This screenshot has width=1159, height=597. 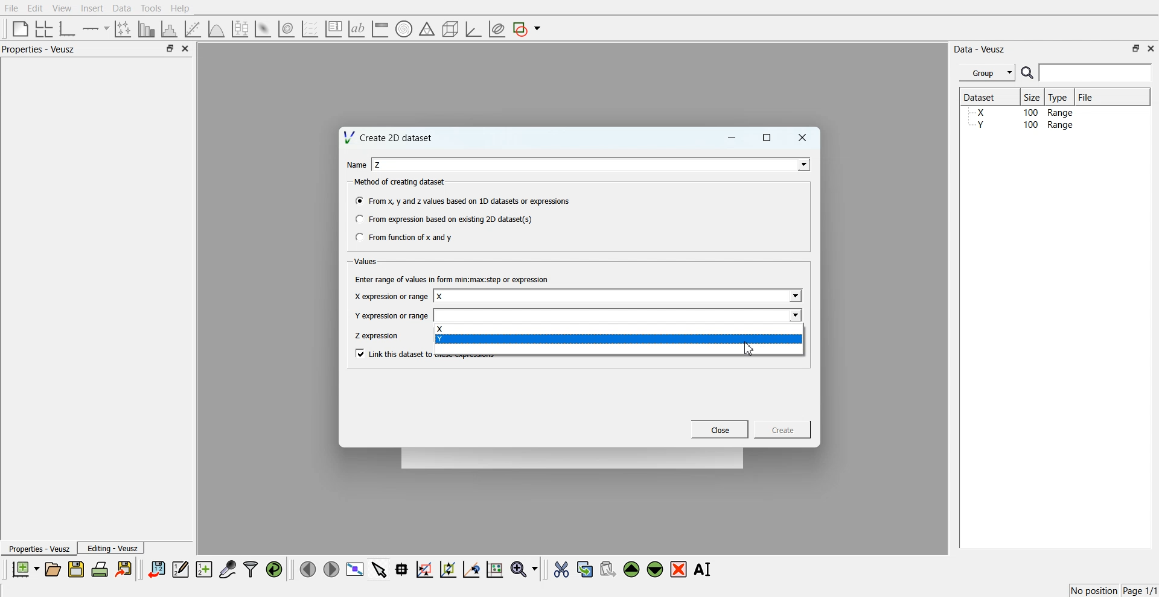 What do you see at coordinates (92, 8) in the screenshot?
I see `Insert` at bounding box center [92, 8].